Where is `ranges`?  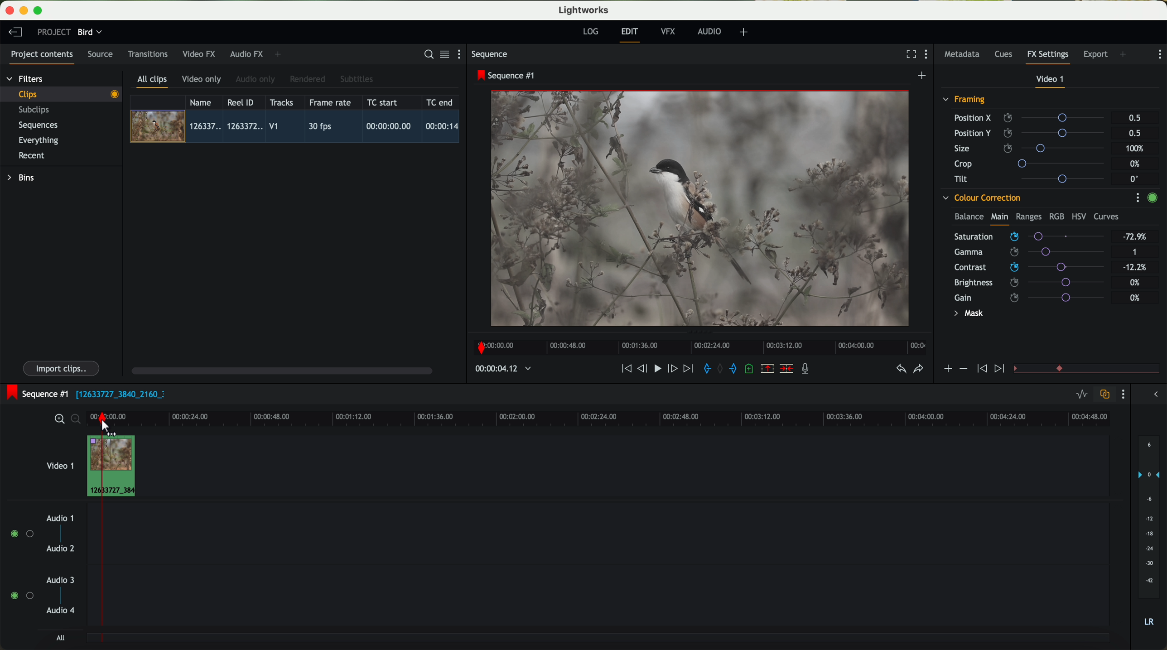
ranges is located at coordinates (1028, 216).